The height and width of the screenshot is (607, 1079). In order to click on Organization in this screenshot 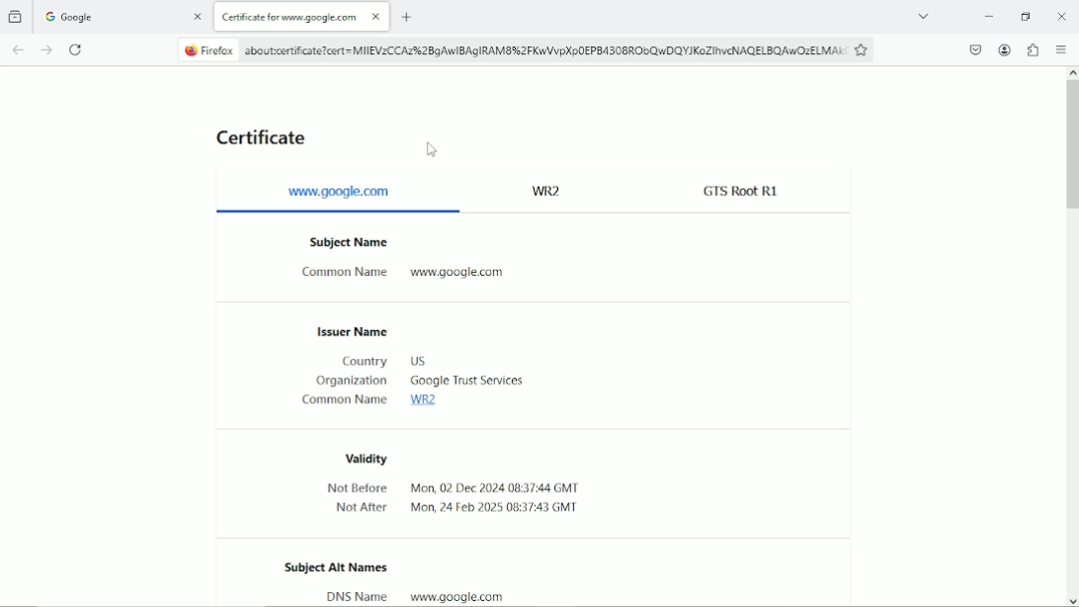, I will do `click(351, 382)`.